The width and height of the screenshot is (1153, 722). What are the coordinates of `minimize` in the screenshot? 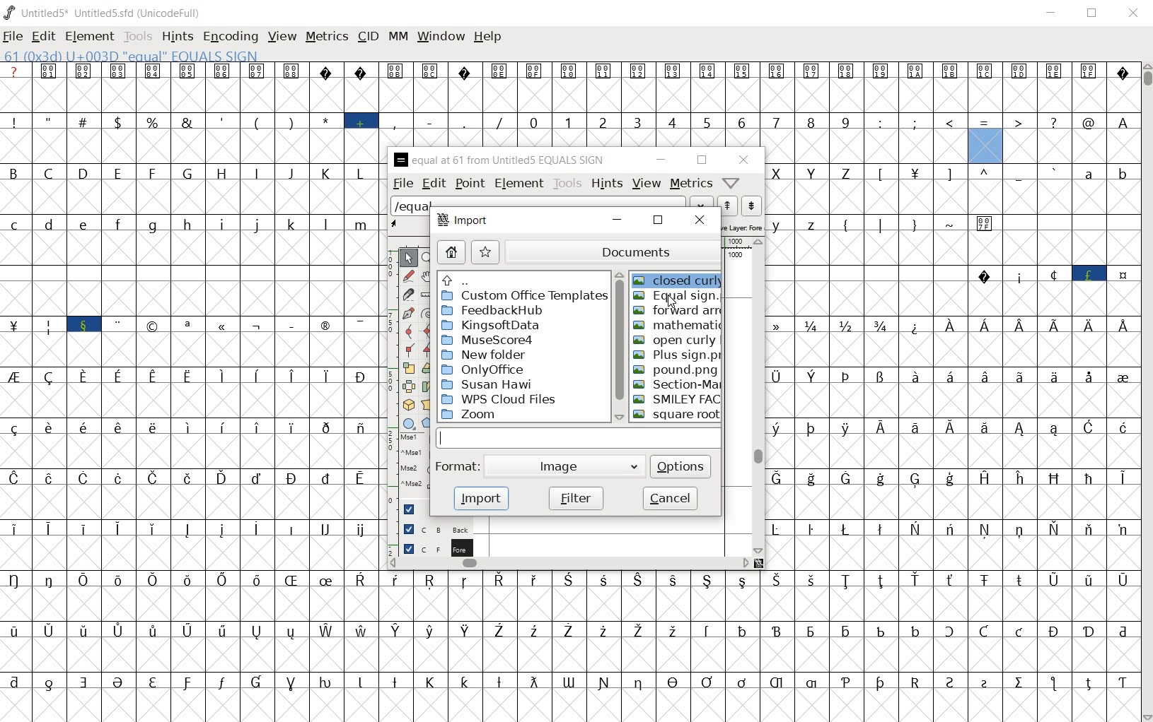 It's located at (1051, 13).